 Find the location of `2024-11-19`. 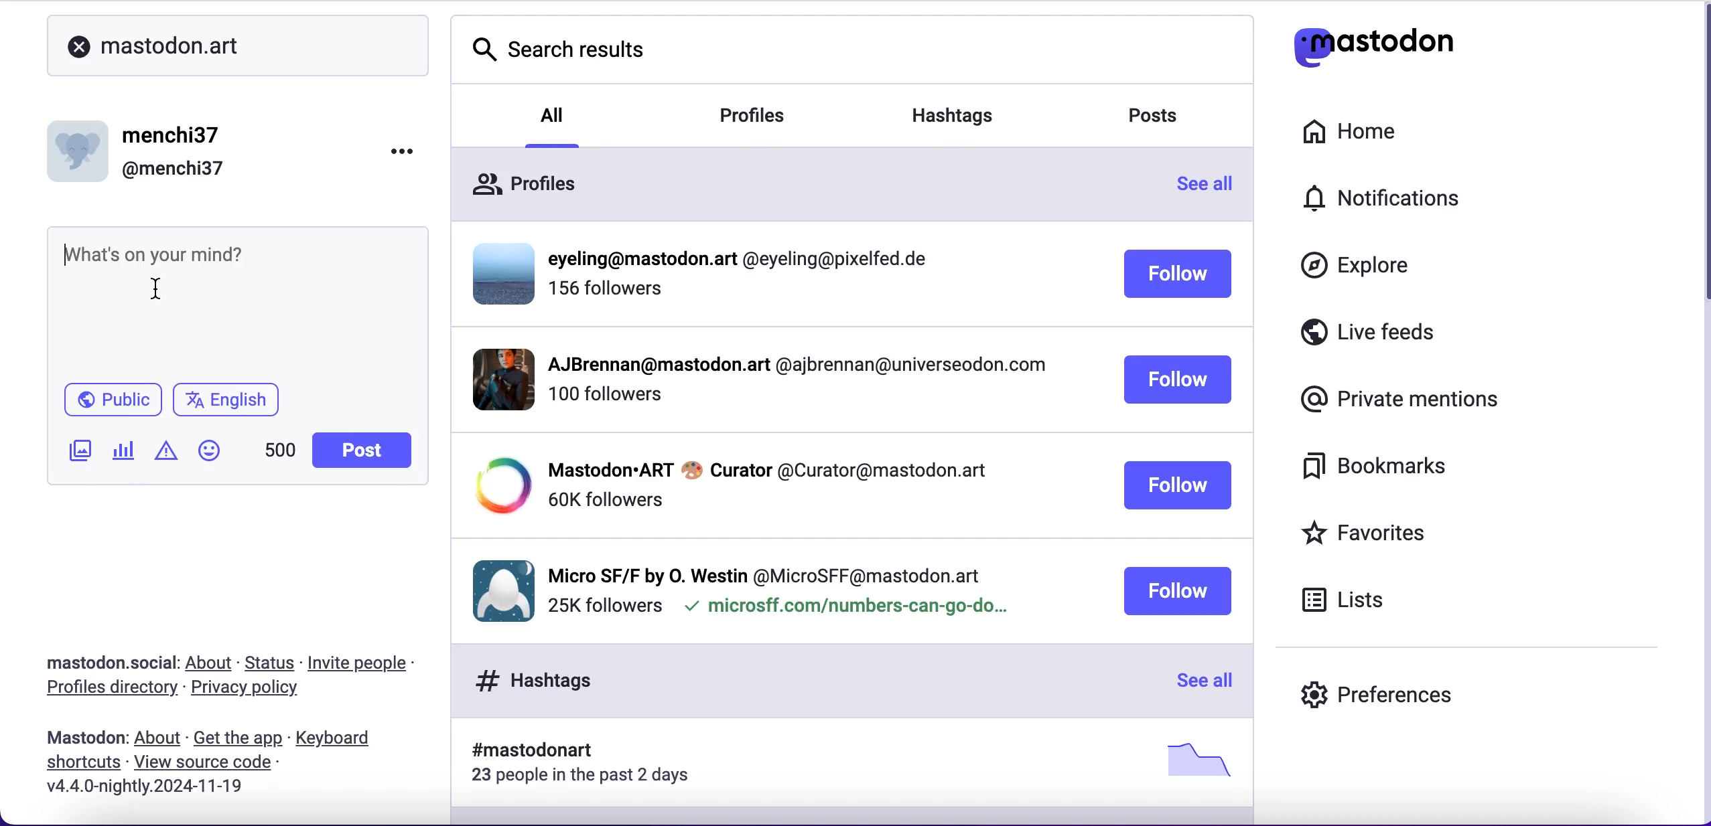

2024-11-19 is located at coordinates (182, 791).